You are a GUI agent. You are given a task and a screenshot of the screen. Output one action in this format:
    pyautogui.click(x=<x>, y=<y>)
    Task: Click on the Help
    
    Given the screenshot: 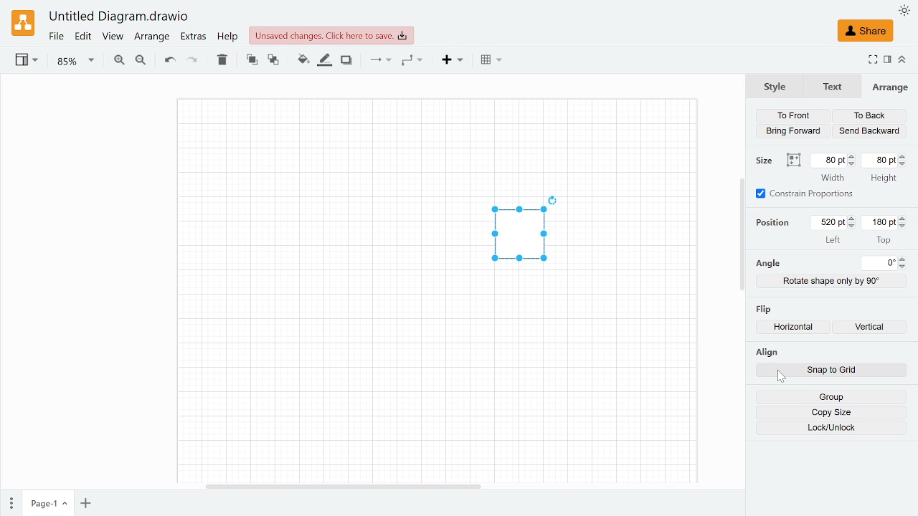 What is the action you would take?
    pyautogui.click(x=228, y=37)
    